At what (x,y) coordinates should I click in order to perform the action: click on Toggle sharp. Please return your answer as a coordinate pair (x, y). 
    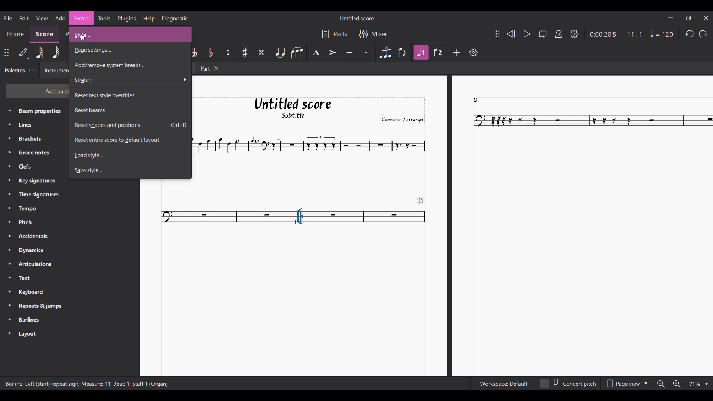
    Looking at the image, I should click on (244, 52).